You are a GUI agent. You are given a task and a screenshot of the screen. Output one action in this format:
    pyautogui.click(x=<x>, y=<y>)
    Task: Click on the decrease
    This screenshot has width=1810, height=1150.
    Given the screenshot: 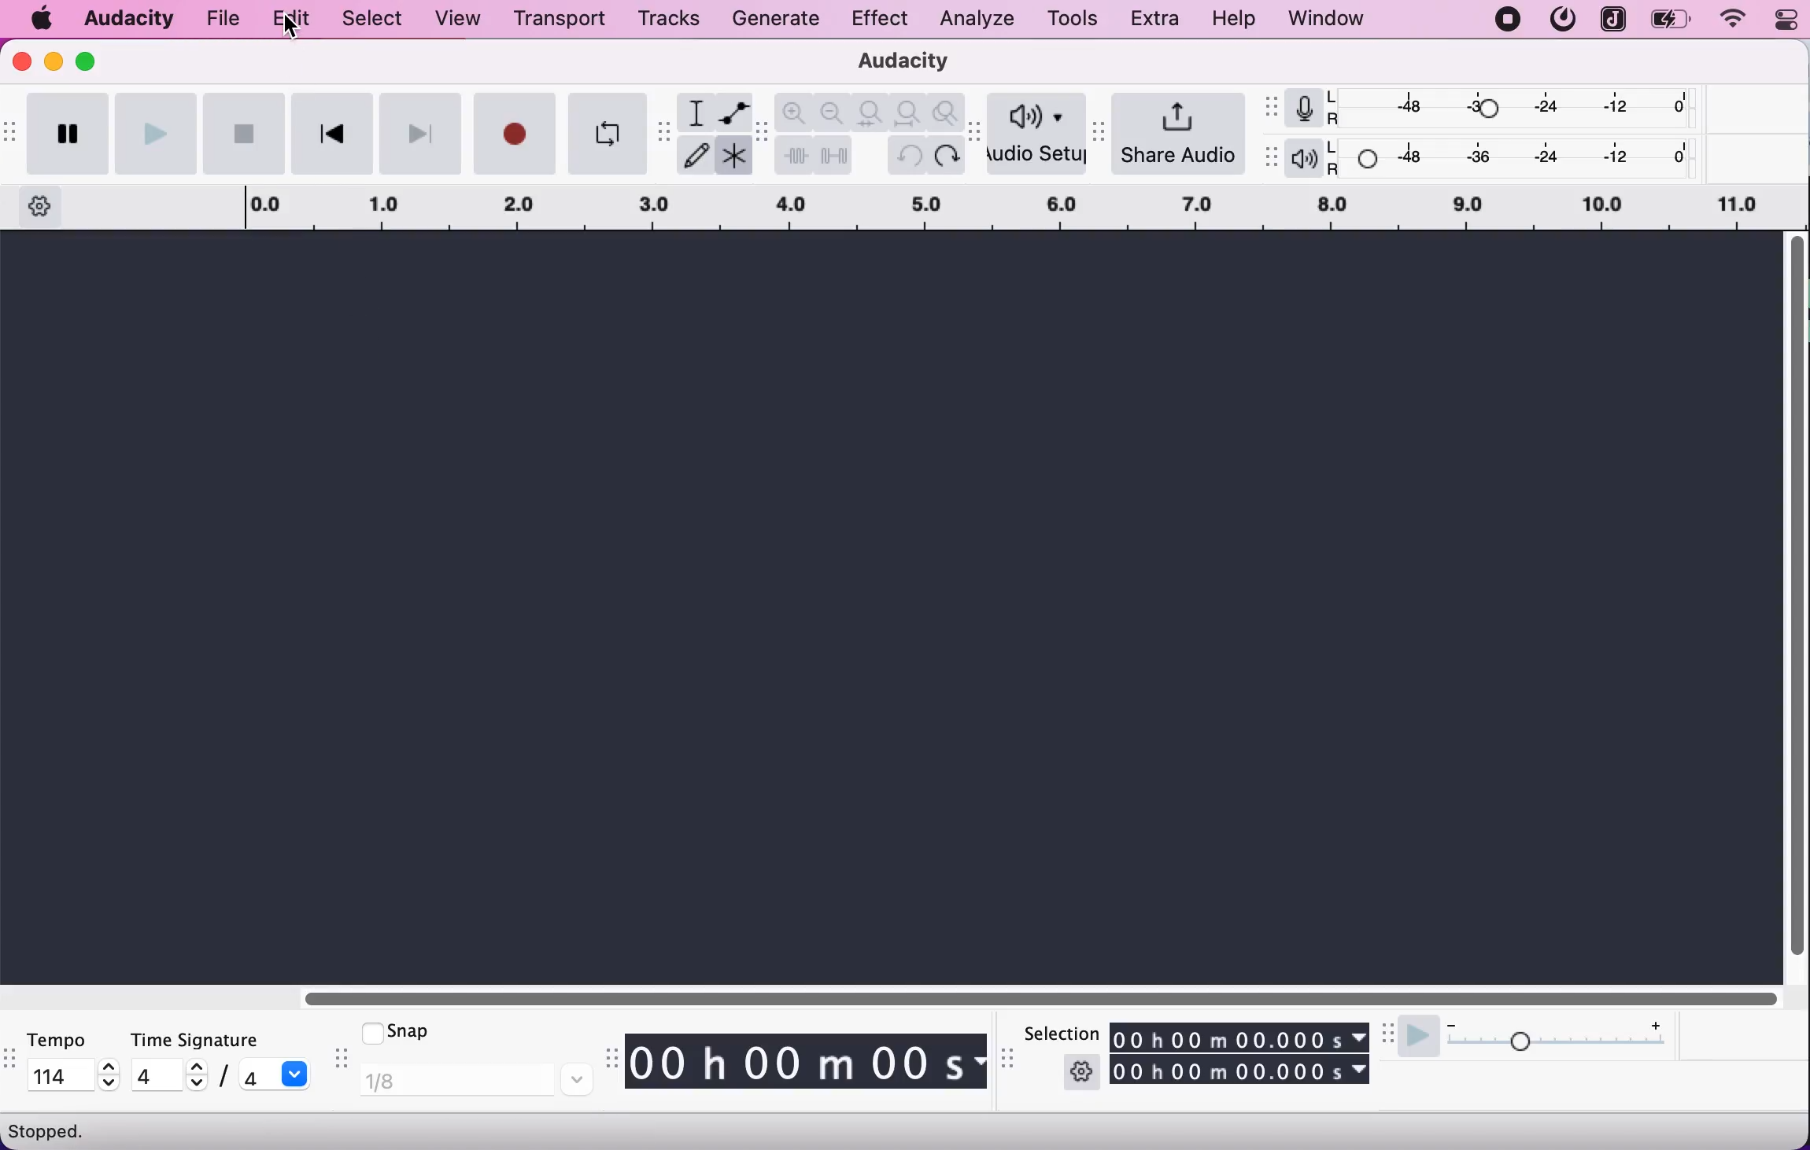 What is the action you would take?
    pyautogui.click(x=194, y=1085)
    